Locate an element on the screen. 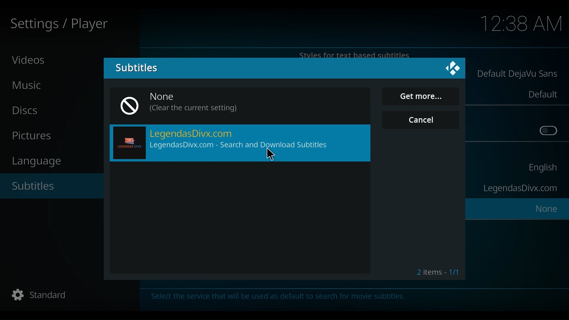 This screenshot has height=320, width=569. Subtitles is located at coordinates (41, 186).